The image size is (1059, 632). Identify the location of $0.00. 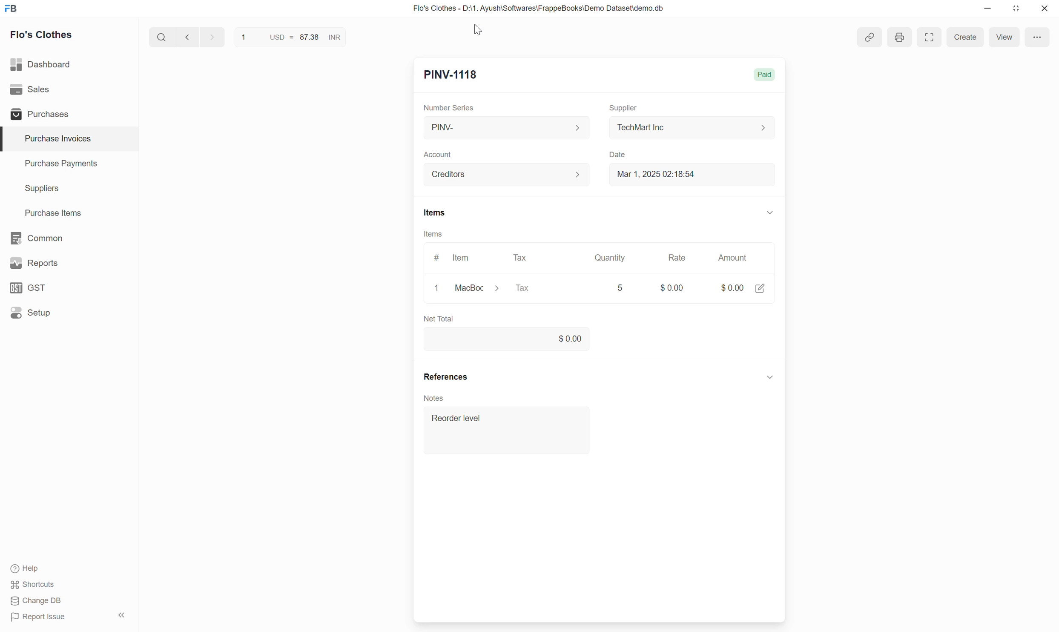
(743, 285).